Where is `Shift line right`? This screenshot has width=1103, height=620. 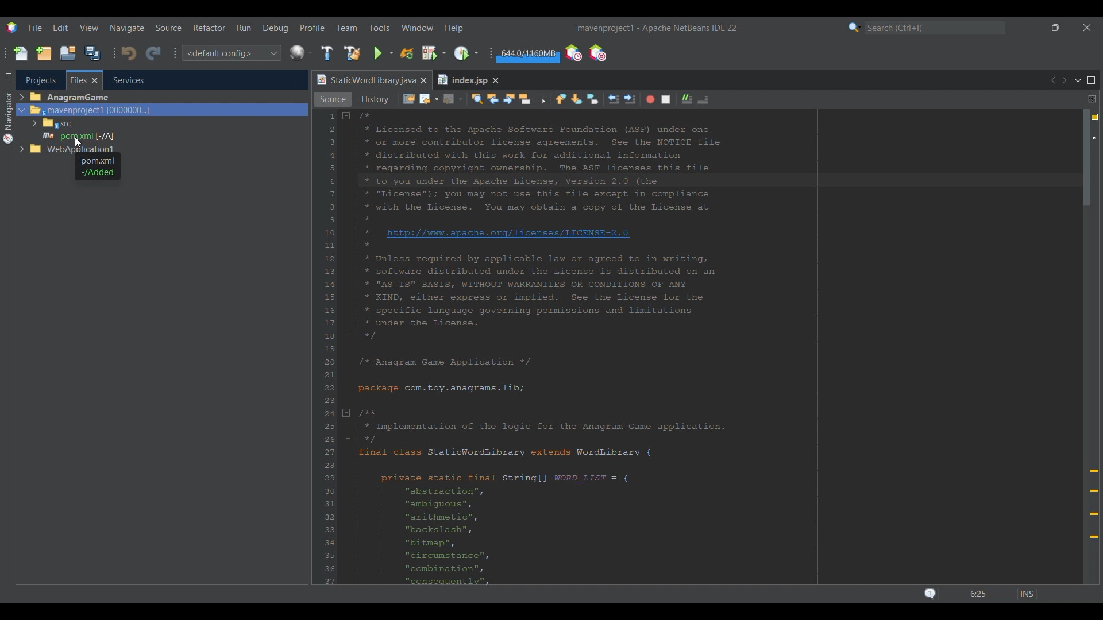 Shift line right is located at coordinates (630, 99).